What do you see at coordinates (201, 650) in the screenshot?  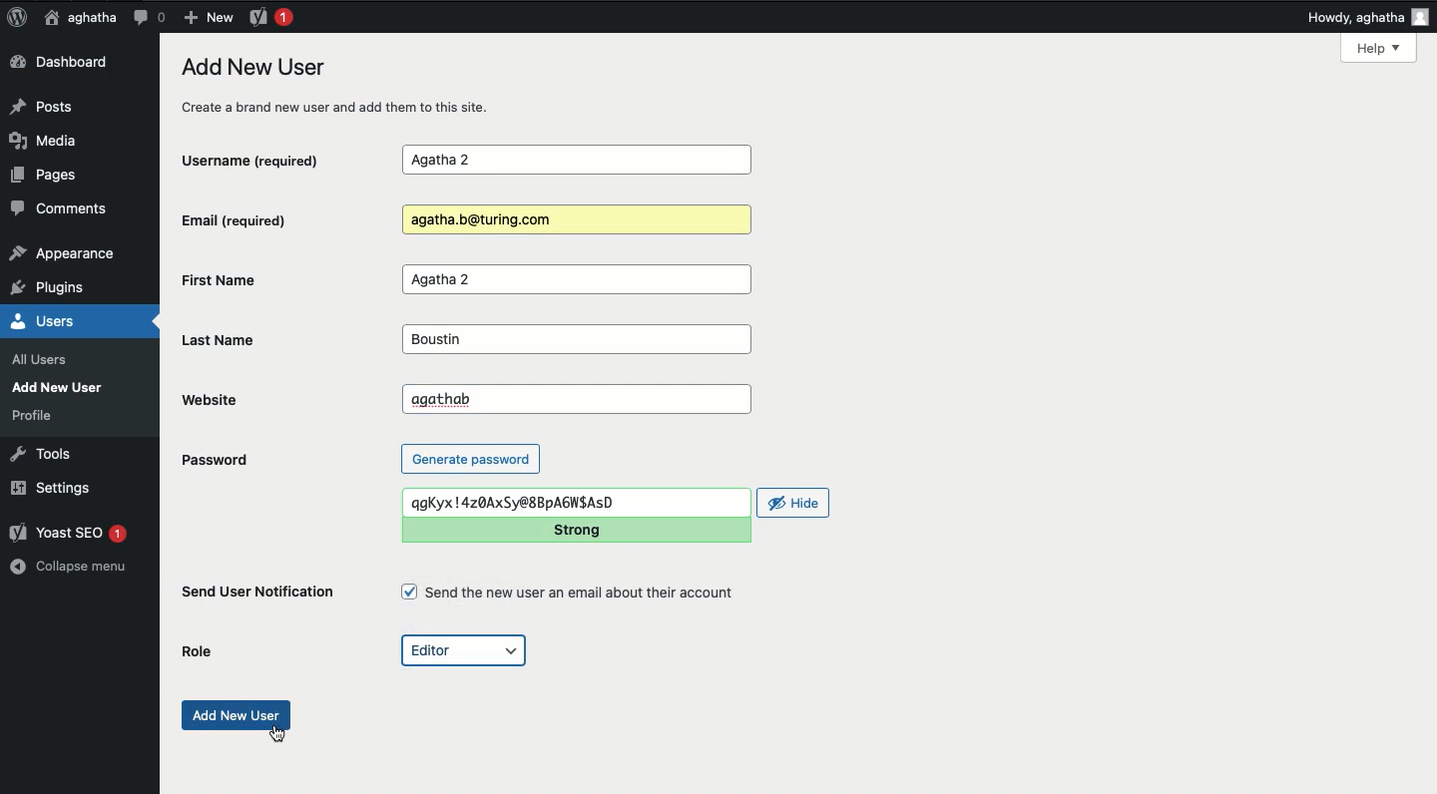 I see `Role` at bounding box center [201, 650].